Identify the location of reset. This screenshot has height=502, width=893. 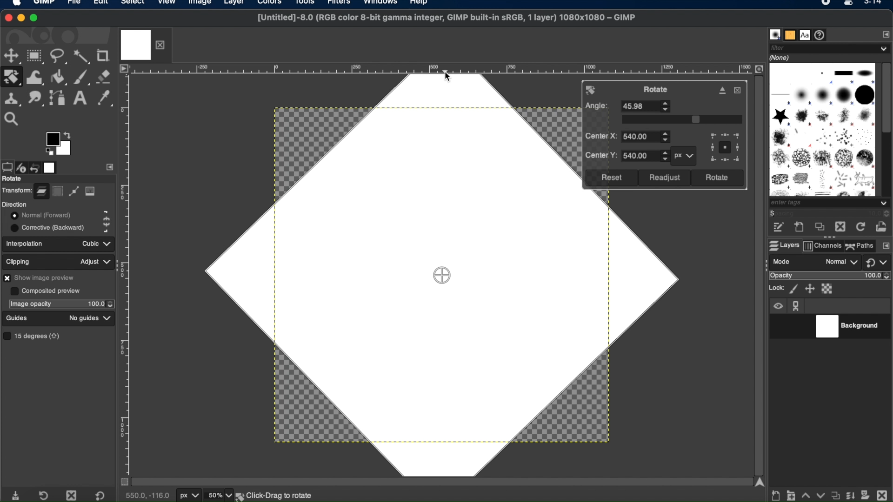
(611, 178).